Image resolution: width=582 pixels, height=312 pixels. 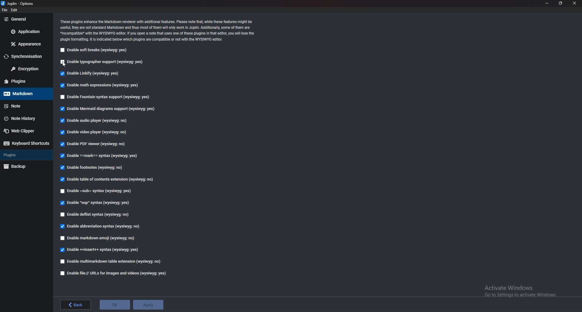 I want to click on close, so click(x=575, y=3).